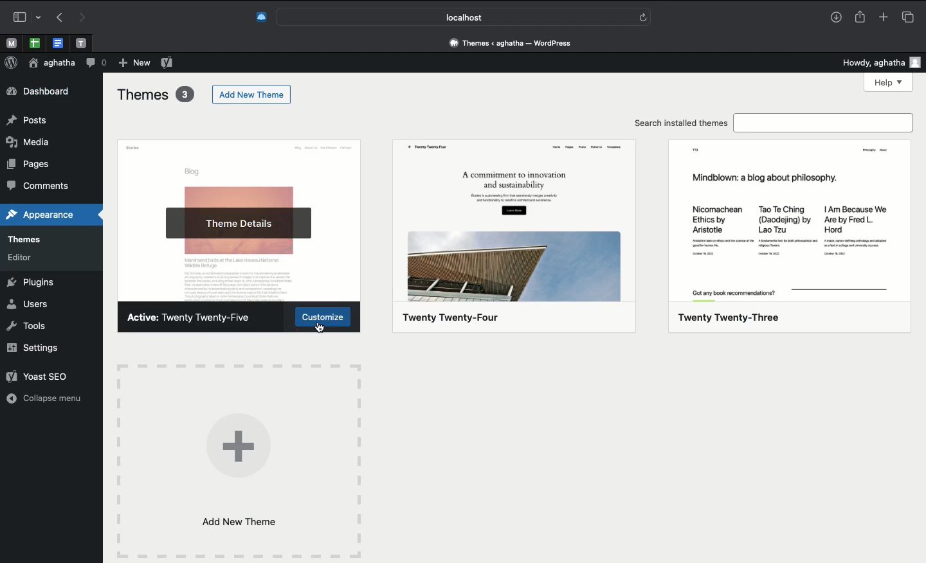 The image size is (926, 563). Describe the element at coordinates (11, 44) in the screenshot. I see `open tab` at that location.